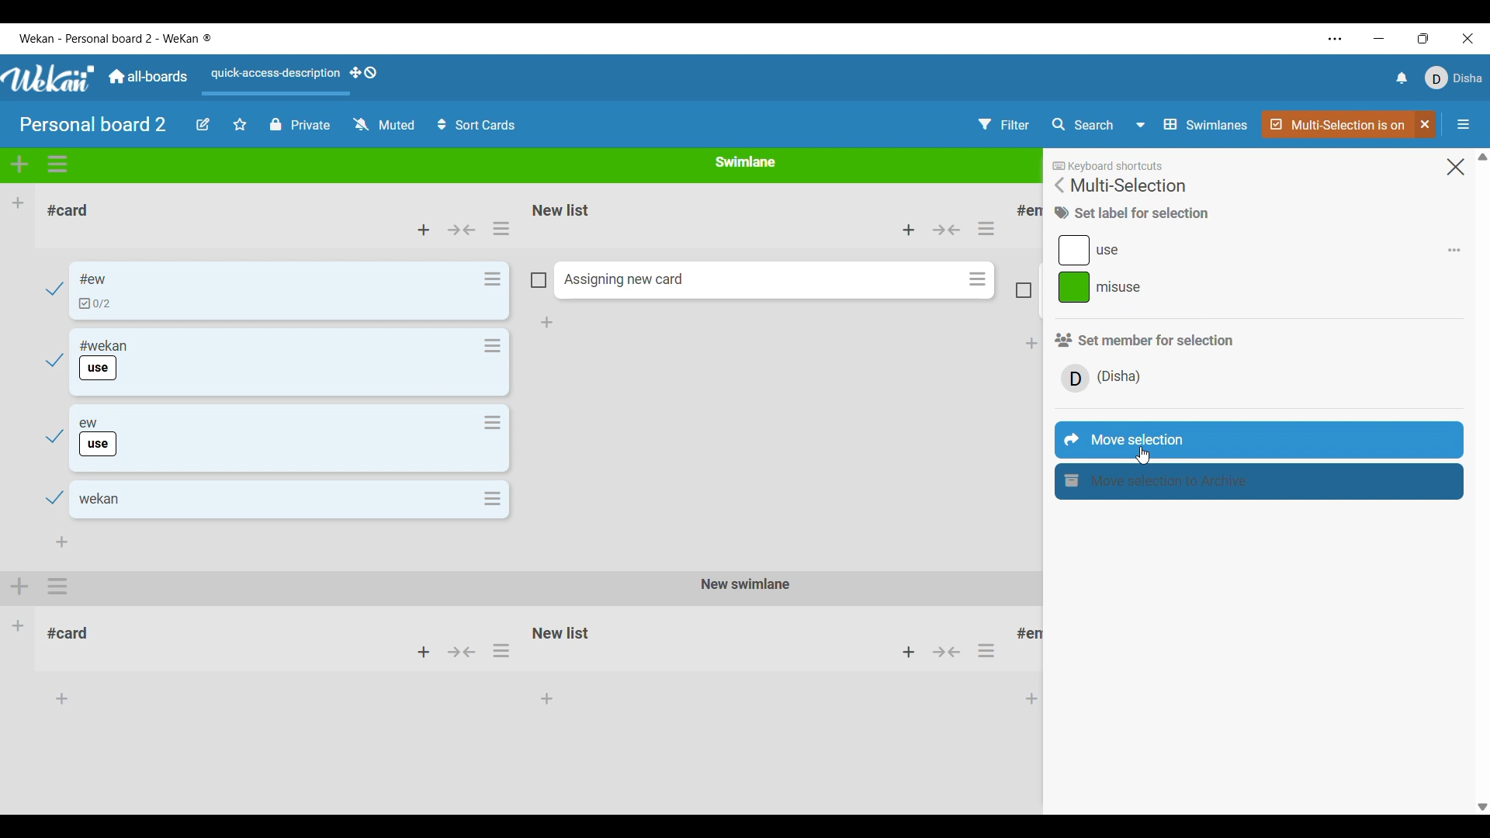 The height and width of the screenshot is (838, 1490). What do you see at coordinates (1107, 166) in the screenshot?
I see `Indicates there are keyboard shortcuts` at bounding box center [1107, 166].